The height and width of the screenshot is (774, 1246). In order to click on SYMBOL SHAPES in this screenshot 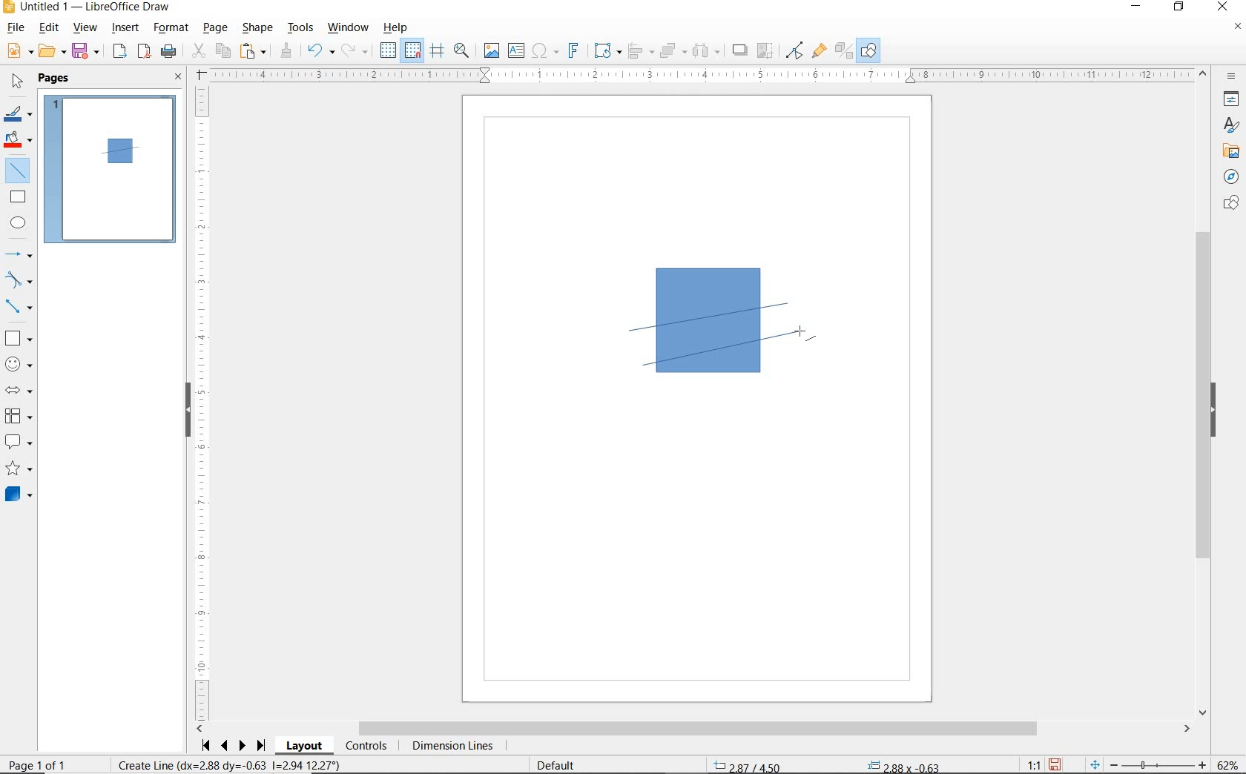, I will do `click(19, 363)`.